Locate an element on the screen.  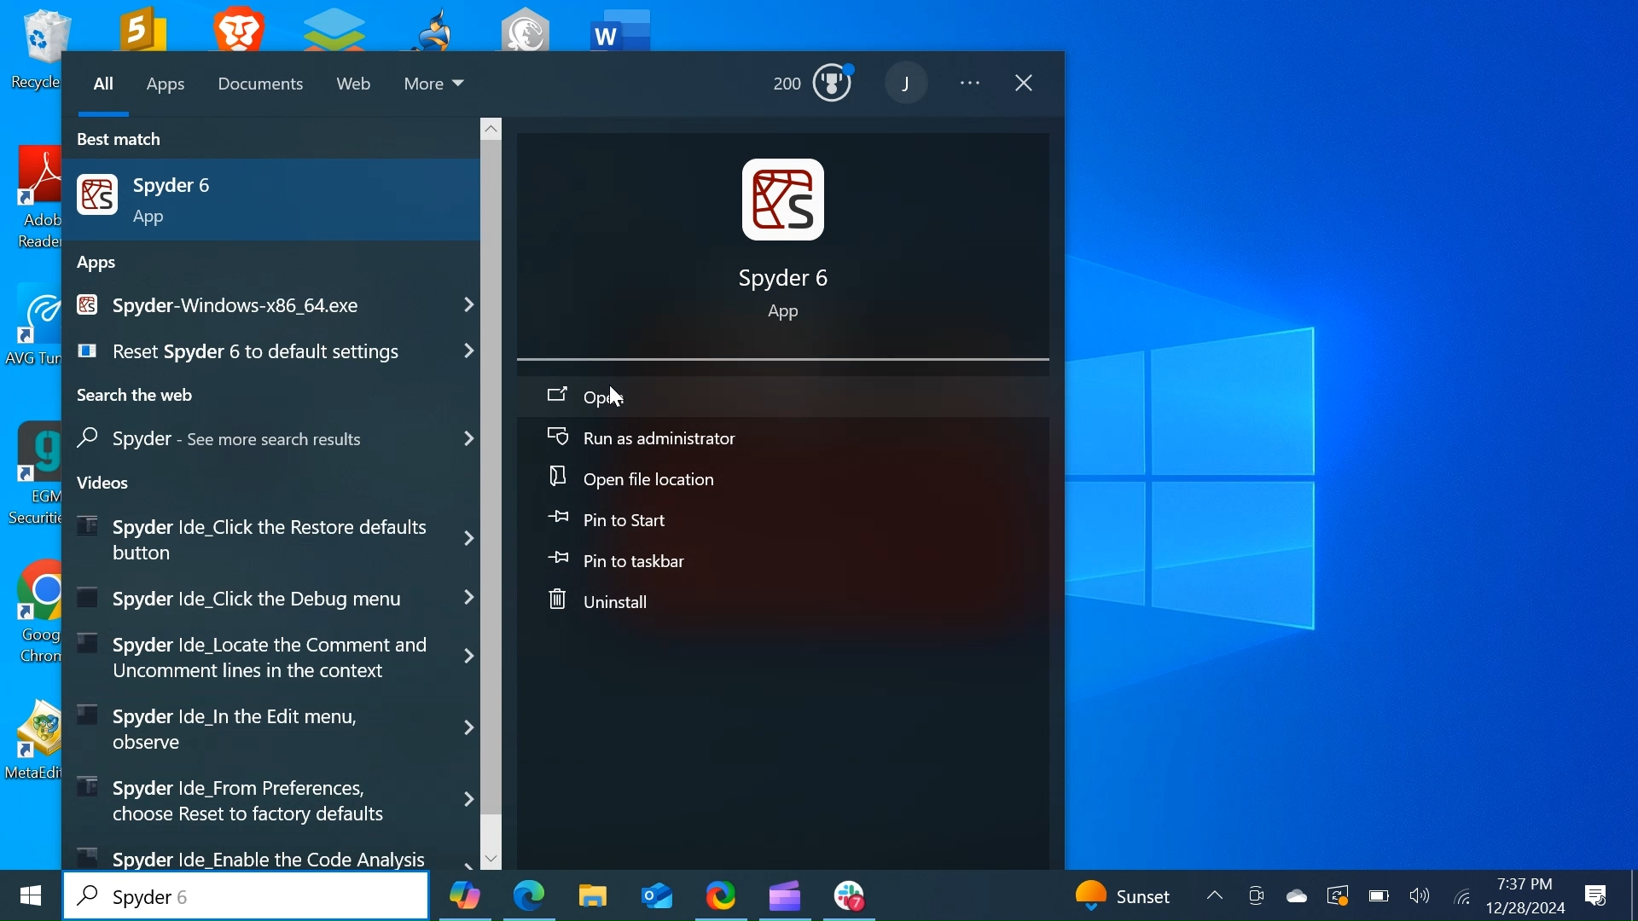
More is located at coordinates (436, 87).